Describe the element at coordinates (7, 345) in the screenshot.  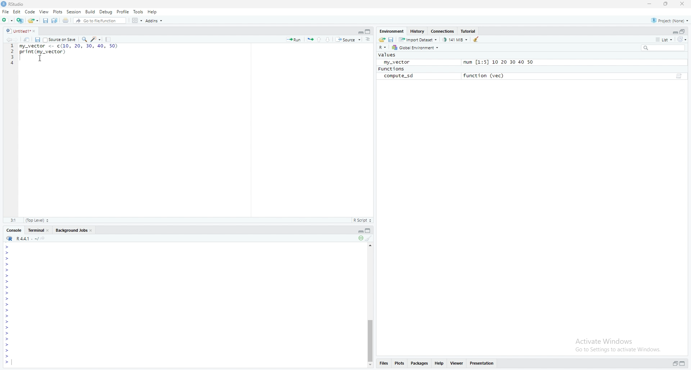
I see `Prompt cursor` at that location.